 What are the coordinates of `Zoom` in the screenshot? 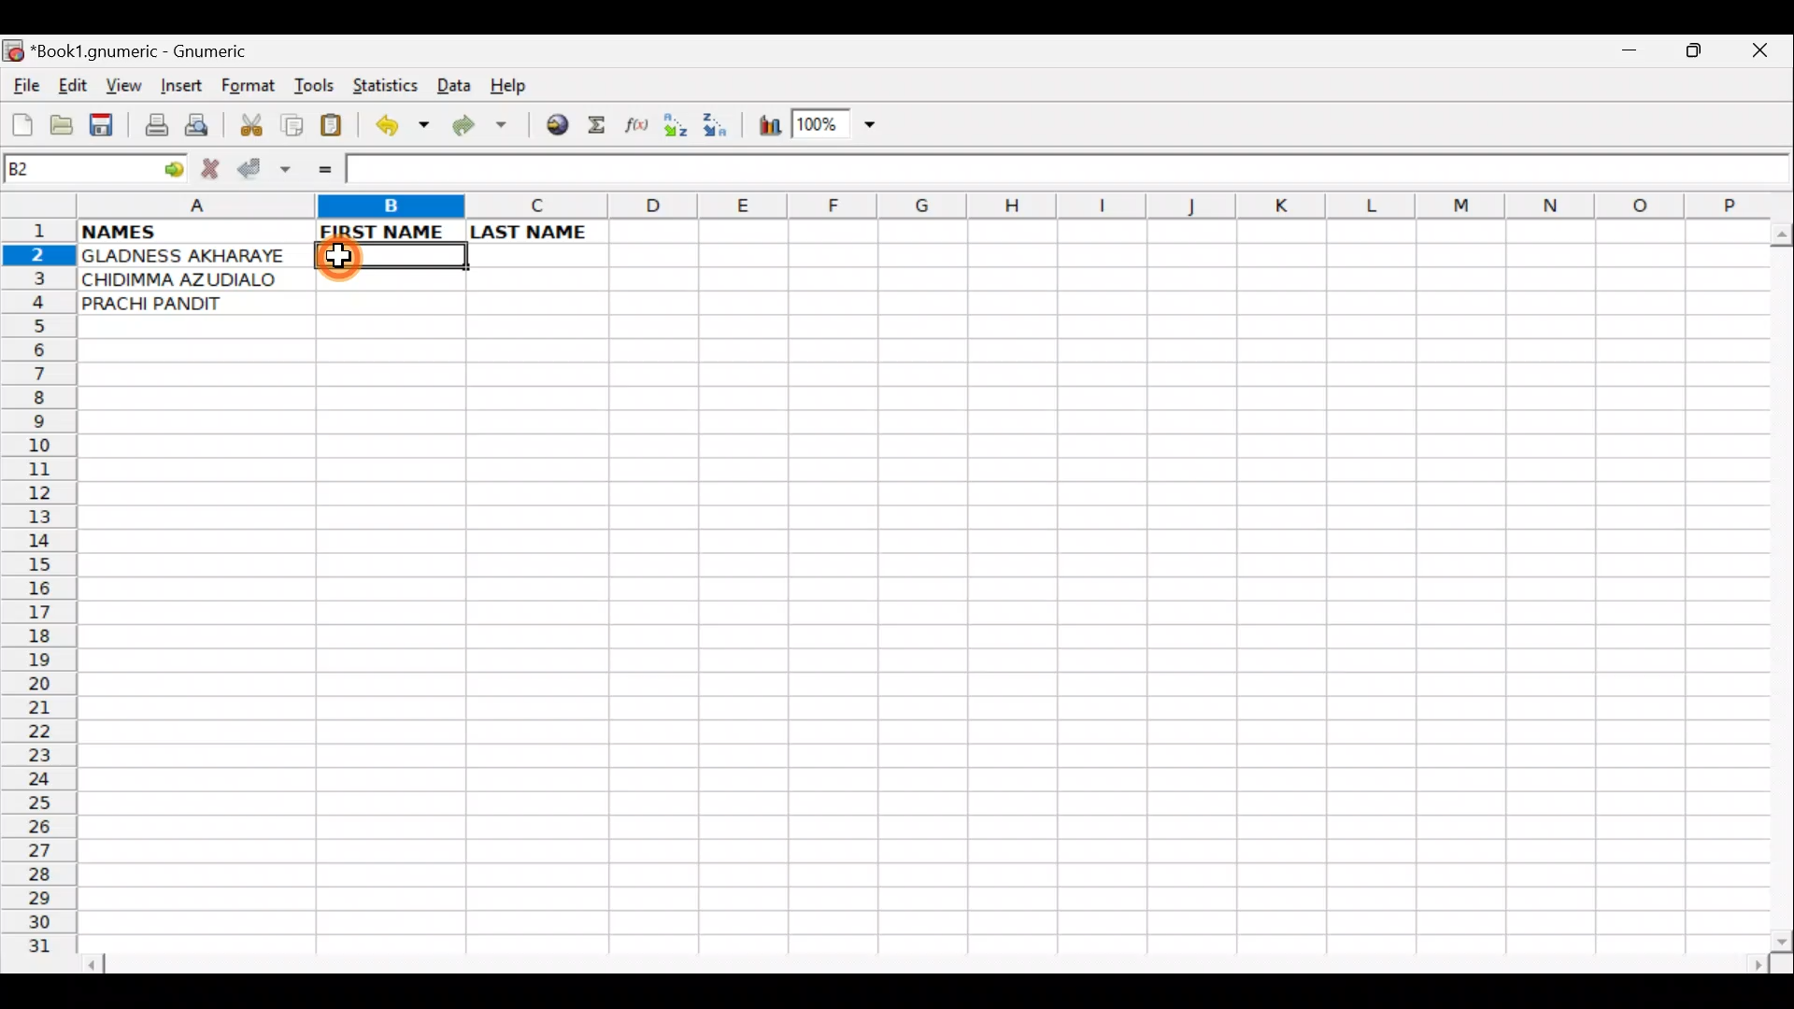 It's located at (836, 127).